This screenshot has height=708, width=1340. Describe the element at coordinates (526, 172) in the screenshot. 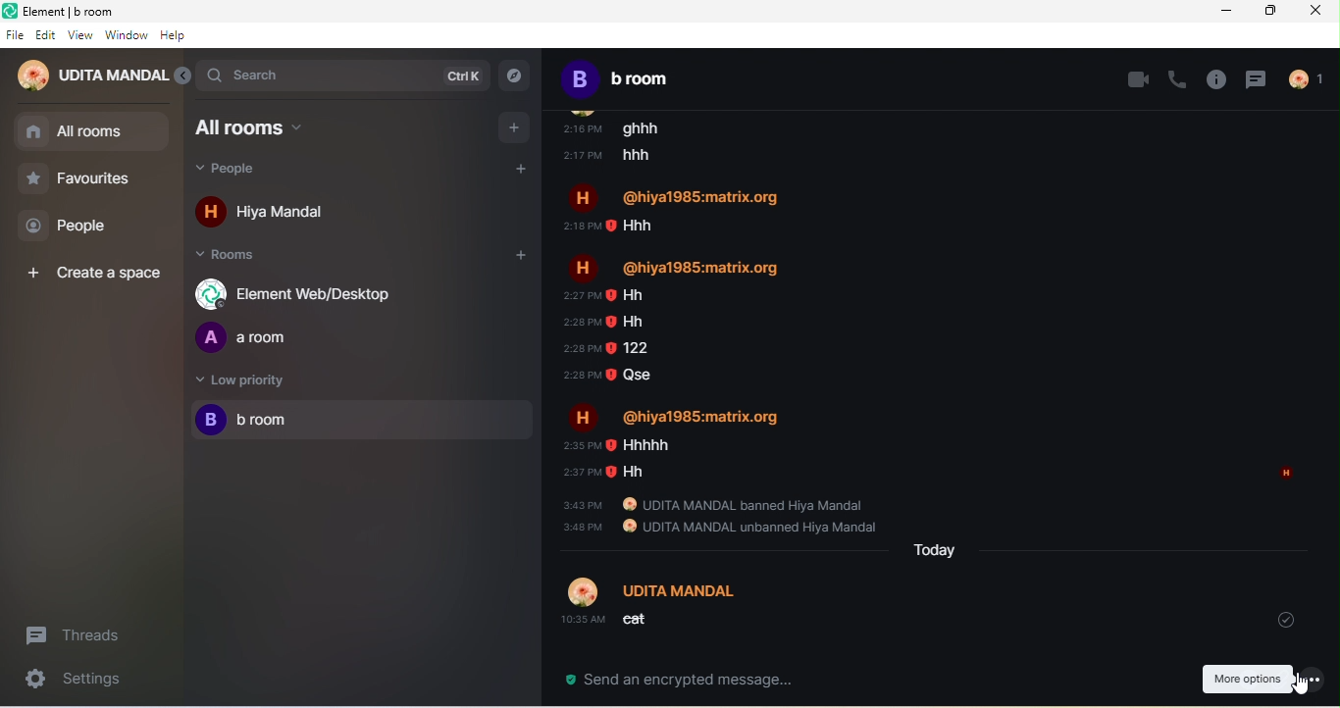

I see `add people` at that location.